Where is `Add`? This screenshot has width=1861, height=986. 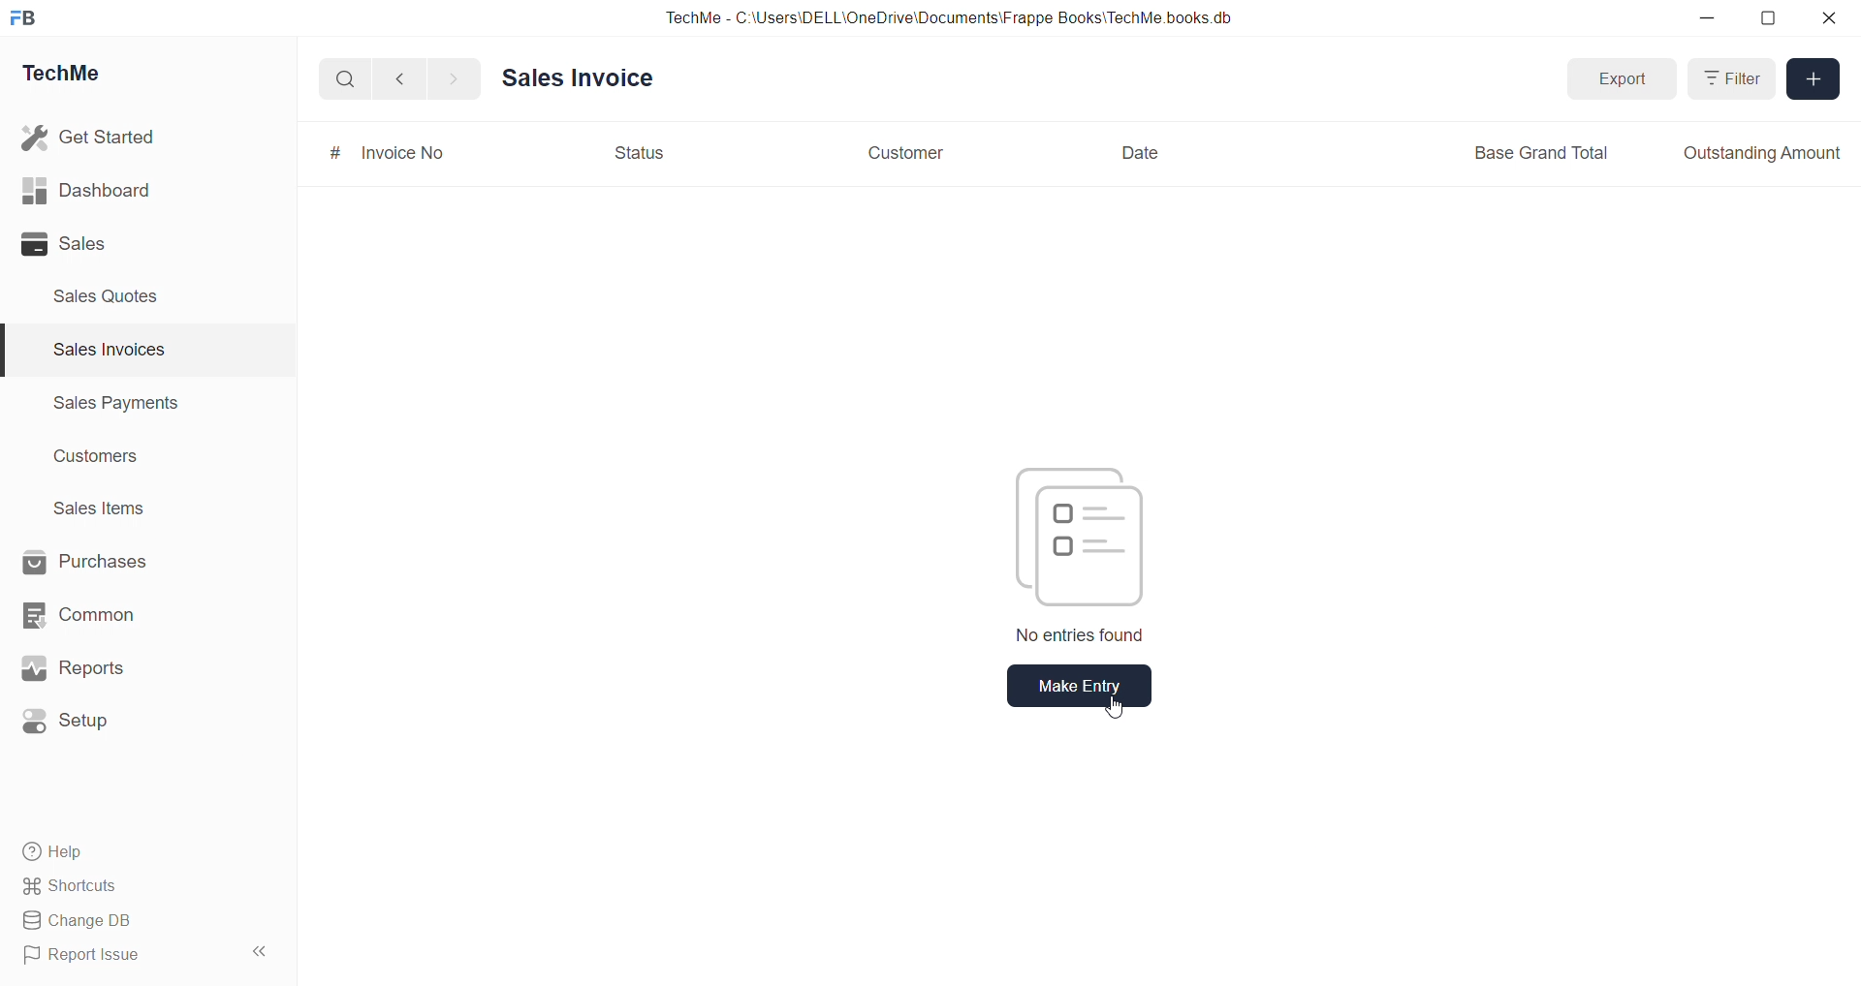
Add is located at coordinates (1814, 78).